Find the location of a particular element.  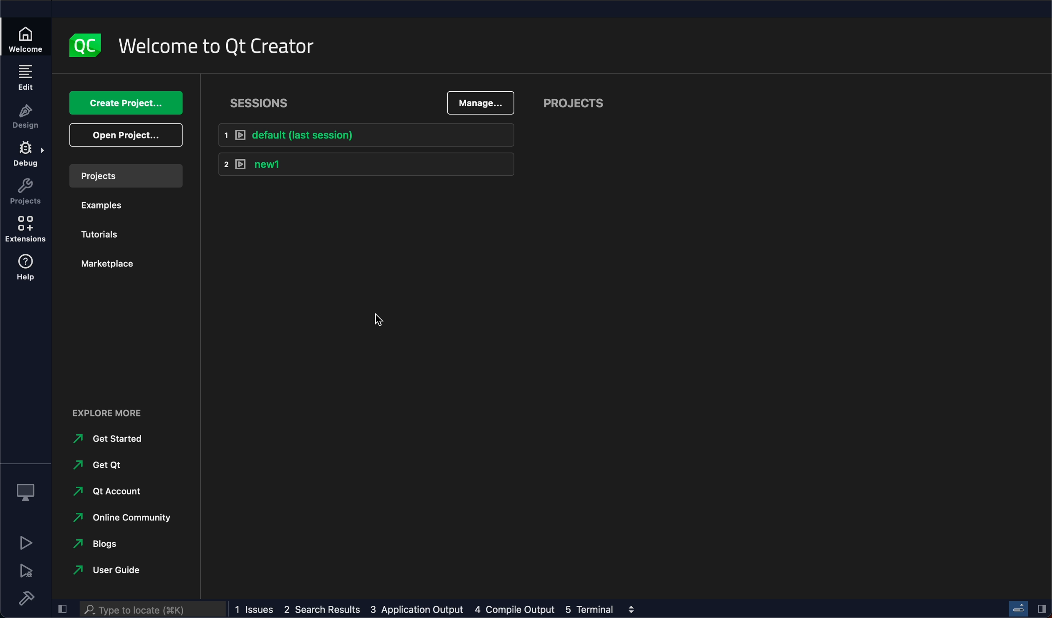

welcome is located at coordinates (27, 38).